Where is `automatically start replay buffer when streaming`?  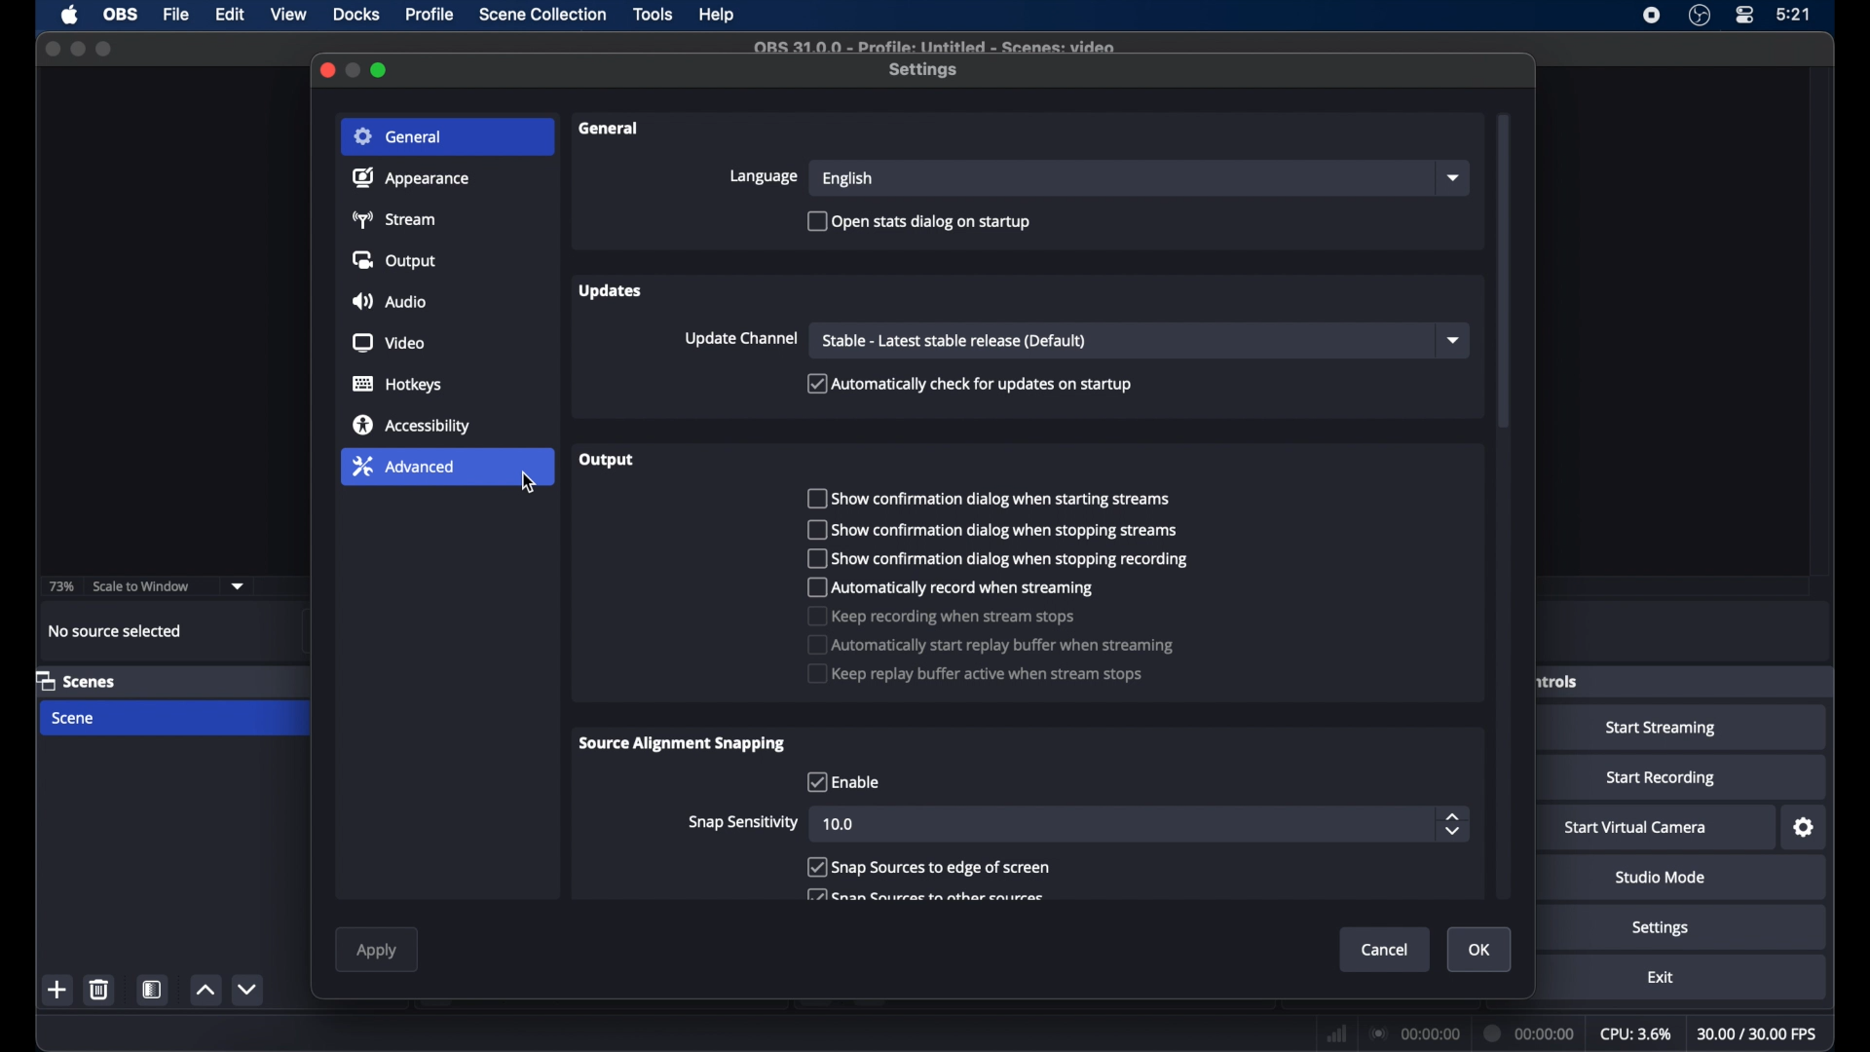
automatically start replay buffer when streaming is located at coordinates (991, 645).